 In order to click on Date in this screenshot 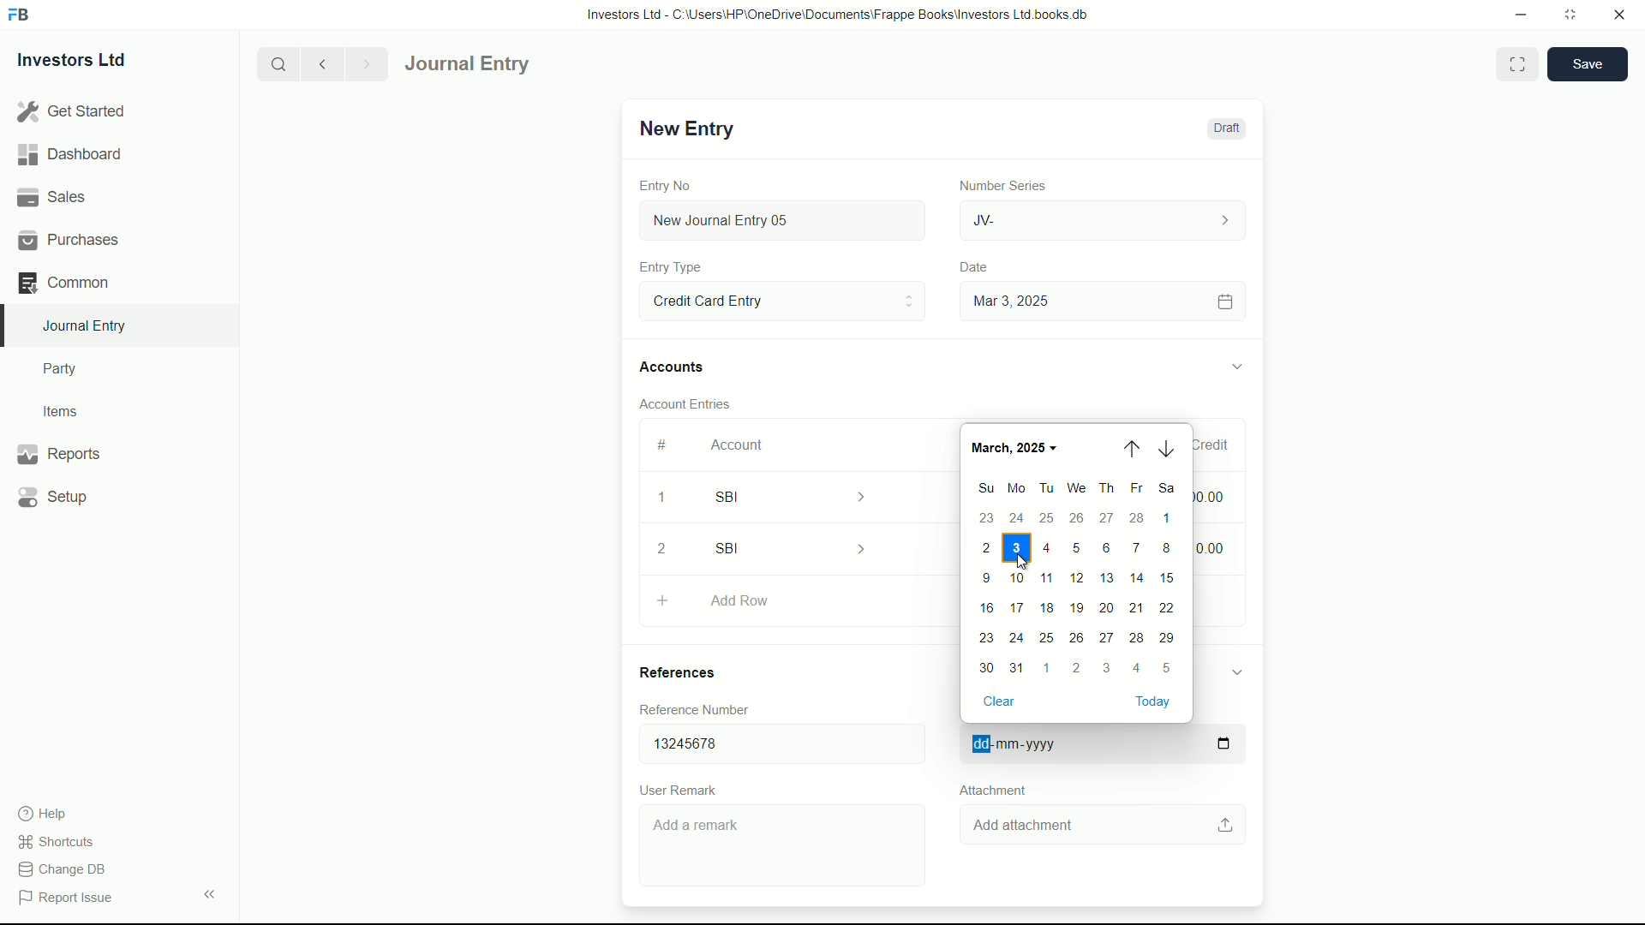, I will do `click(976, 267)`.